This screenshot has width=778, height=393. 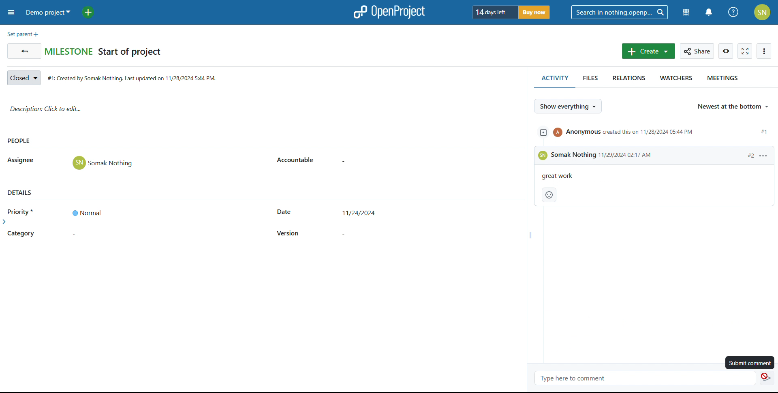 What do you see at coordinates (284, 213) in the screenshot?
I see `start date` at bounding box center [284, 213].